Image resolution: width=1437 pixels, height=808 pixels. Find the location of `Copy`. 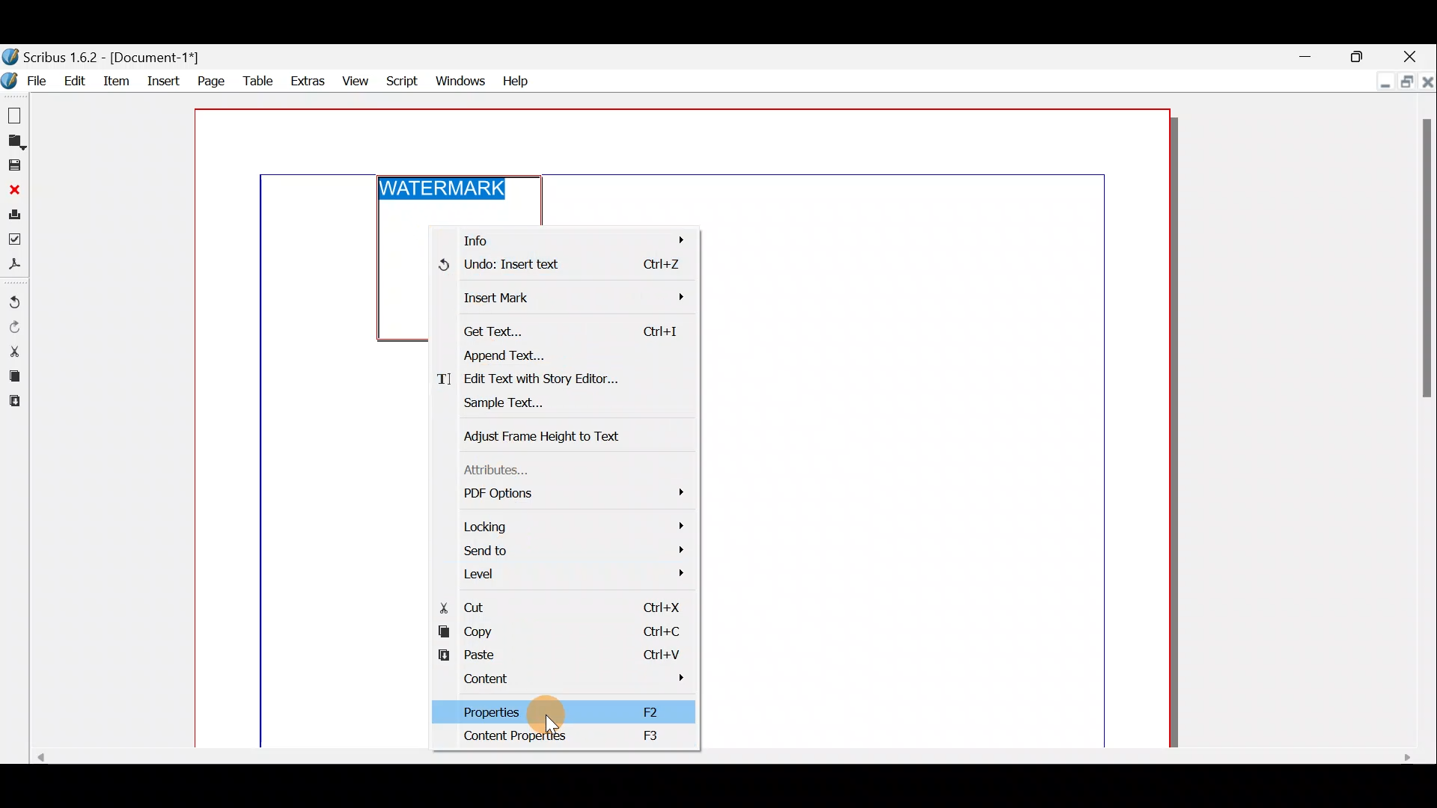

Copy is located at coordinates (560, 630).